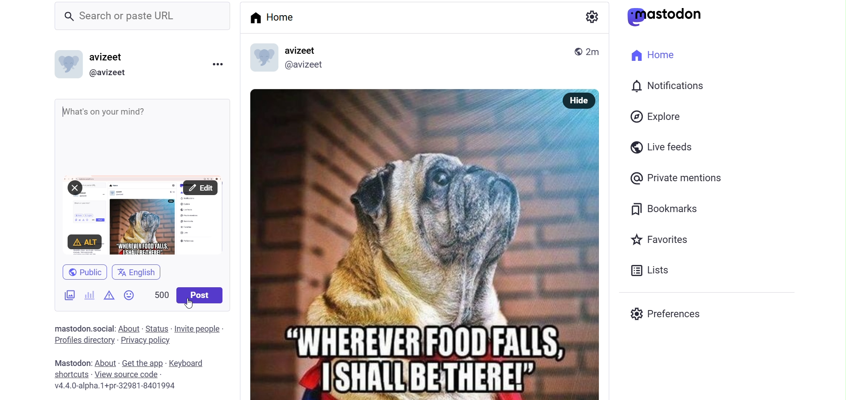  What do you see at coordinates (309, 50) in the screenshot?
I see `avizeet` at bounding box center [309, 50].